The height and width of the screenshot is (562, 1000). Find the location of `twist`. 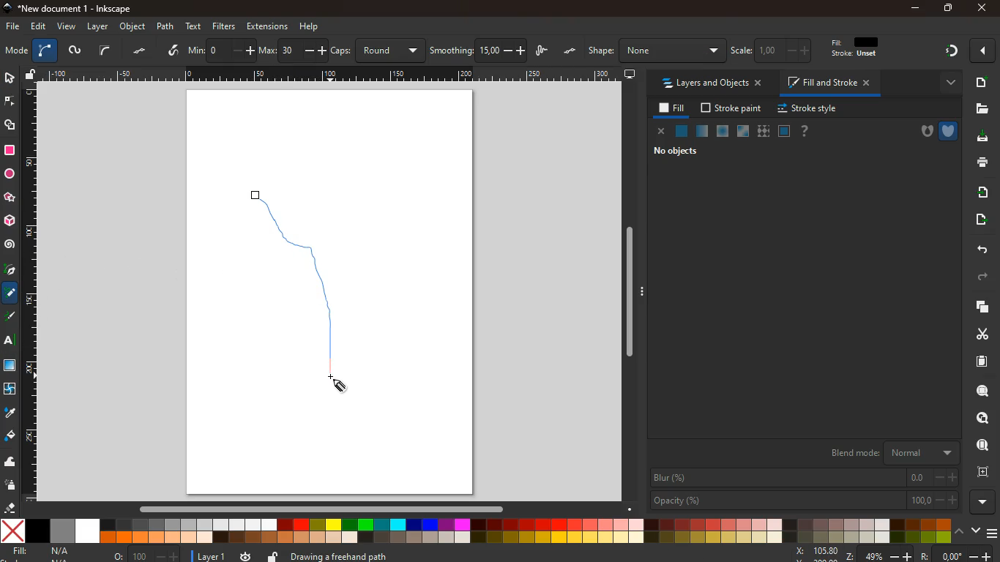

twist is located at coordinates (11, 389).